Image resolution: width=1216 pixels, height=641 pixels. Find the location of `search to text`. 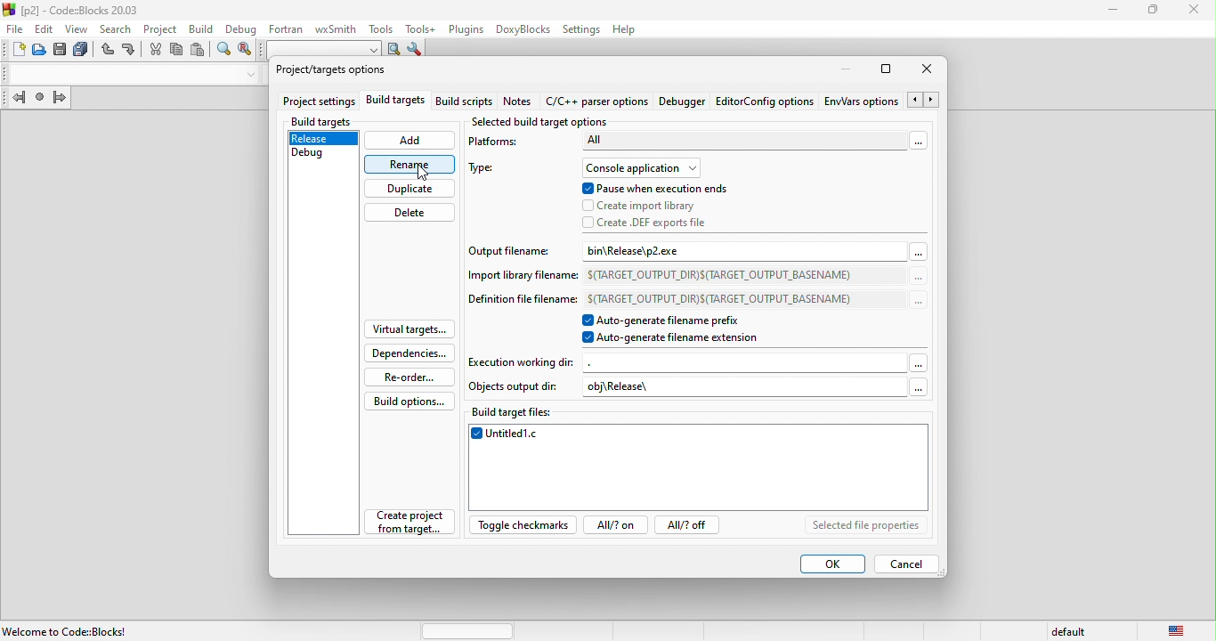

search to text is located at coordinates (321, 48).